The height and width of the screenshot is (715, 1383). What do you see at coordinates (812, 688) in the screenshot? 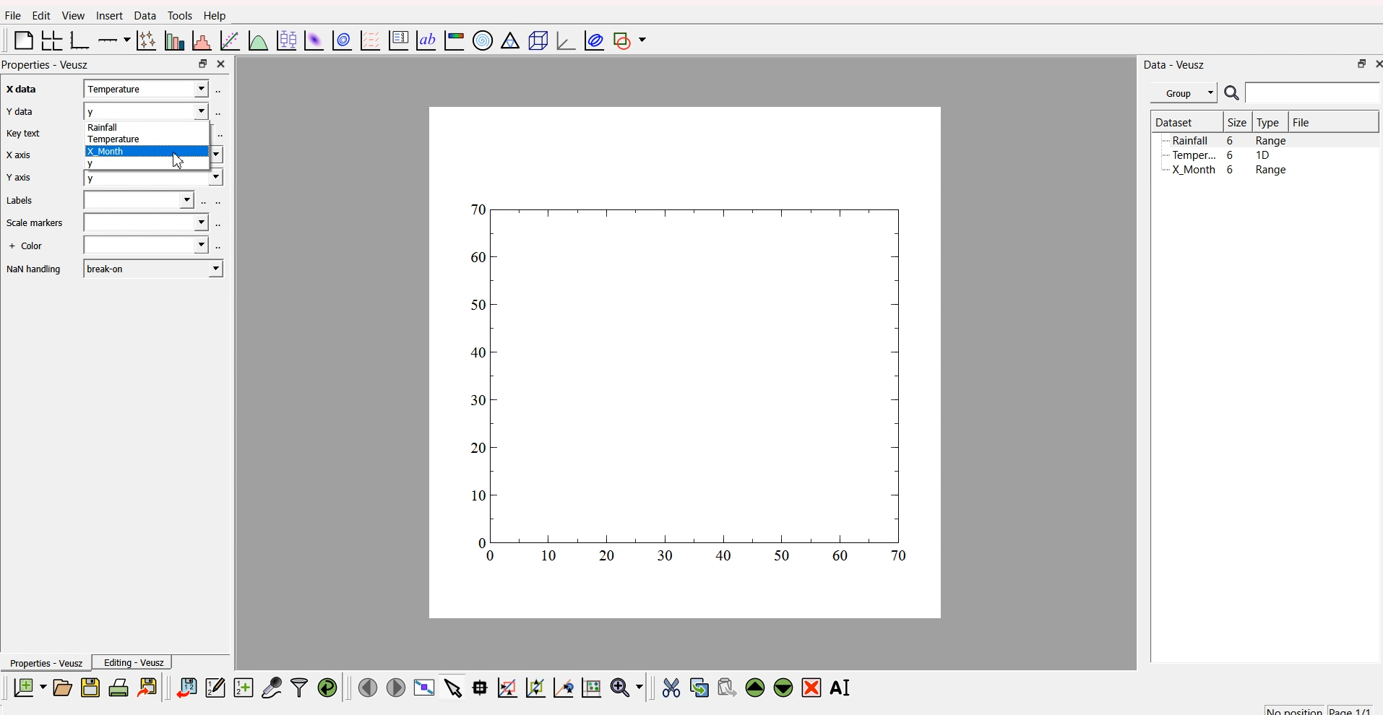
I see `remove the selected widget` at bounding box center [812, 688].